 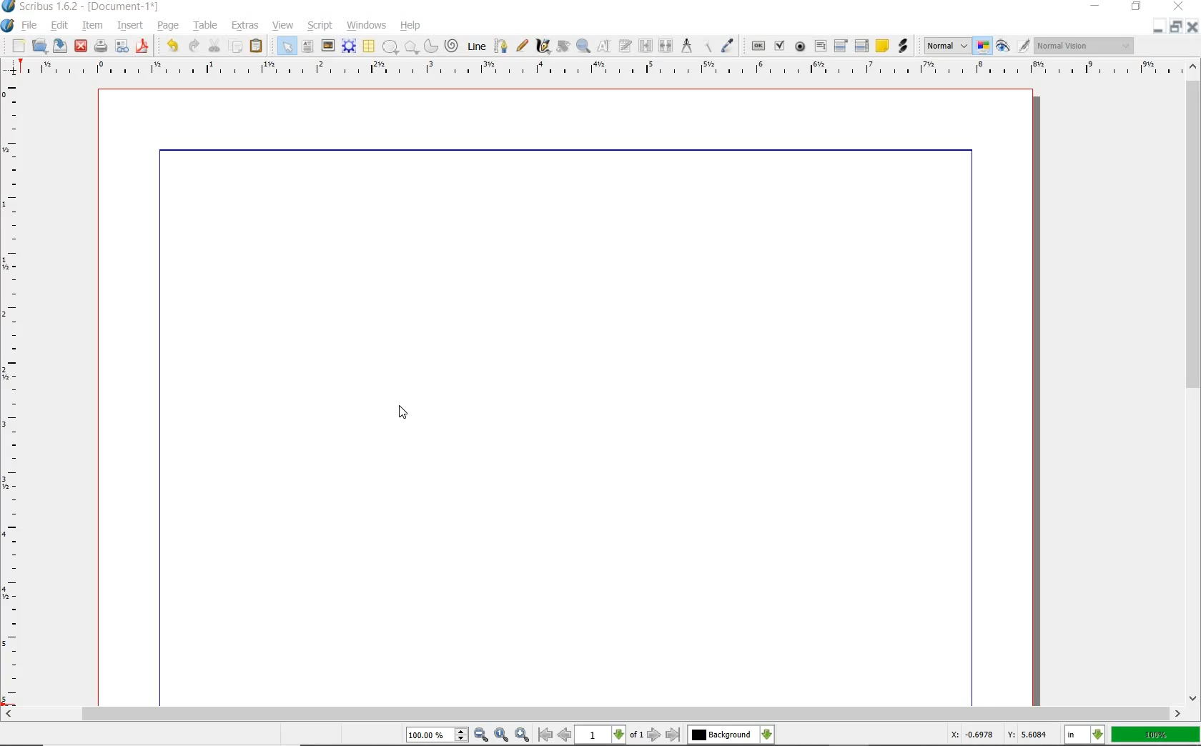 I want to click on REDO, so click(x=194, y=44).